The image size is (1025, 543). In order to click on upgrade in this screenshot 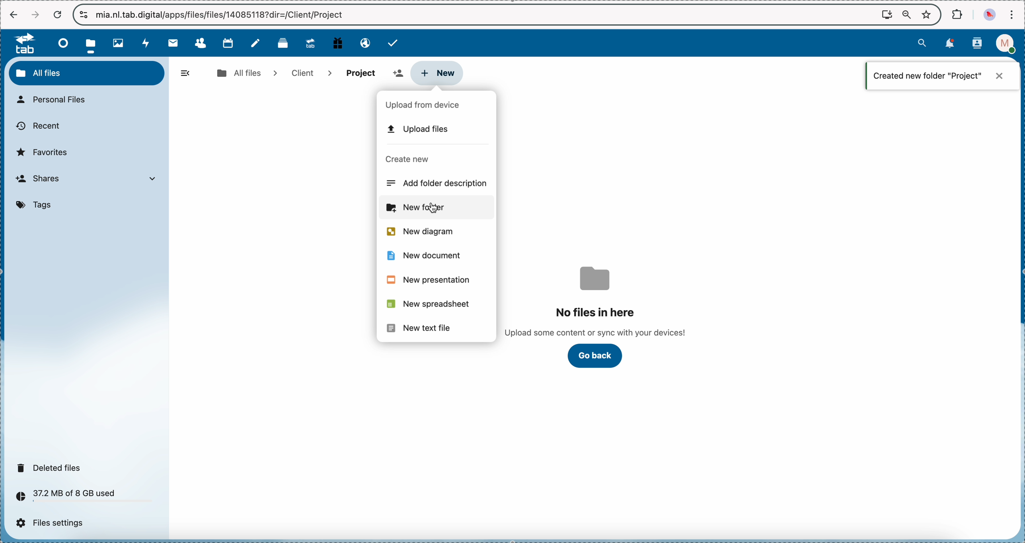, I will do `click(310, 43)`.